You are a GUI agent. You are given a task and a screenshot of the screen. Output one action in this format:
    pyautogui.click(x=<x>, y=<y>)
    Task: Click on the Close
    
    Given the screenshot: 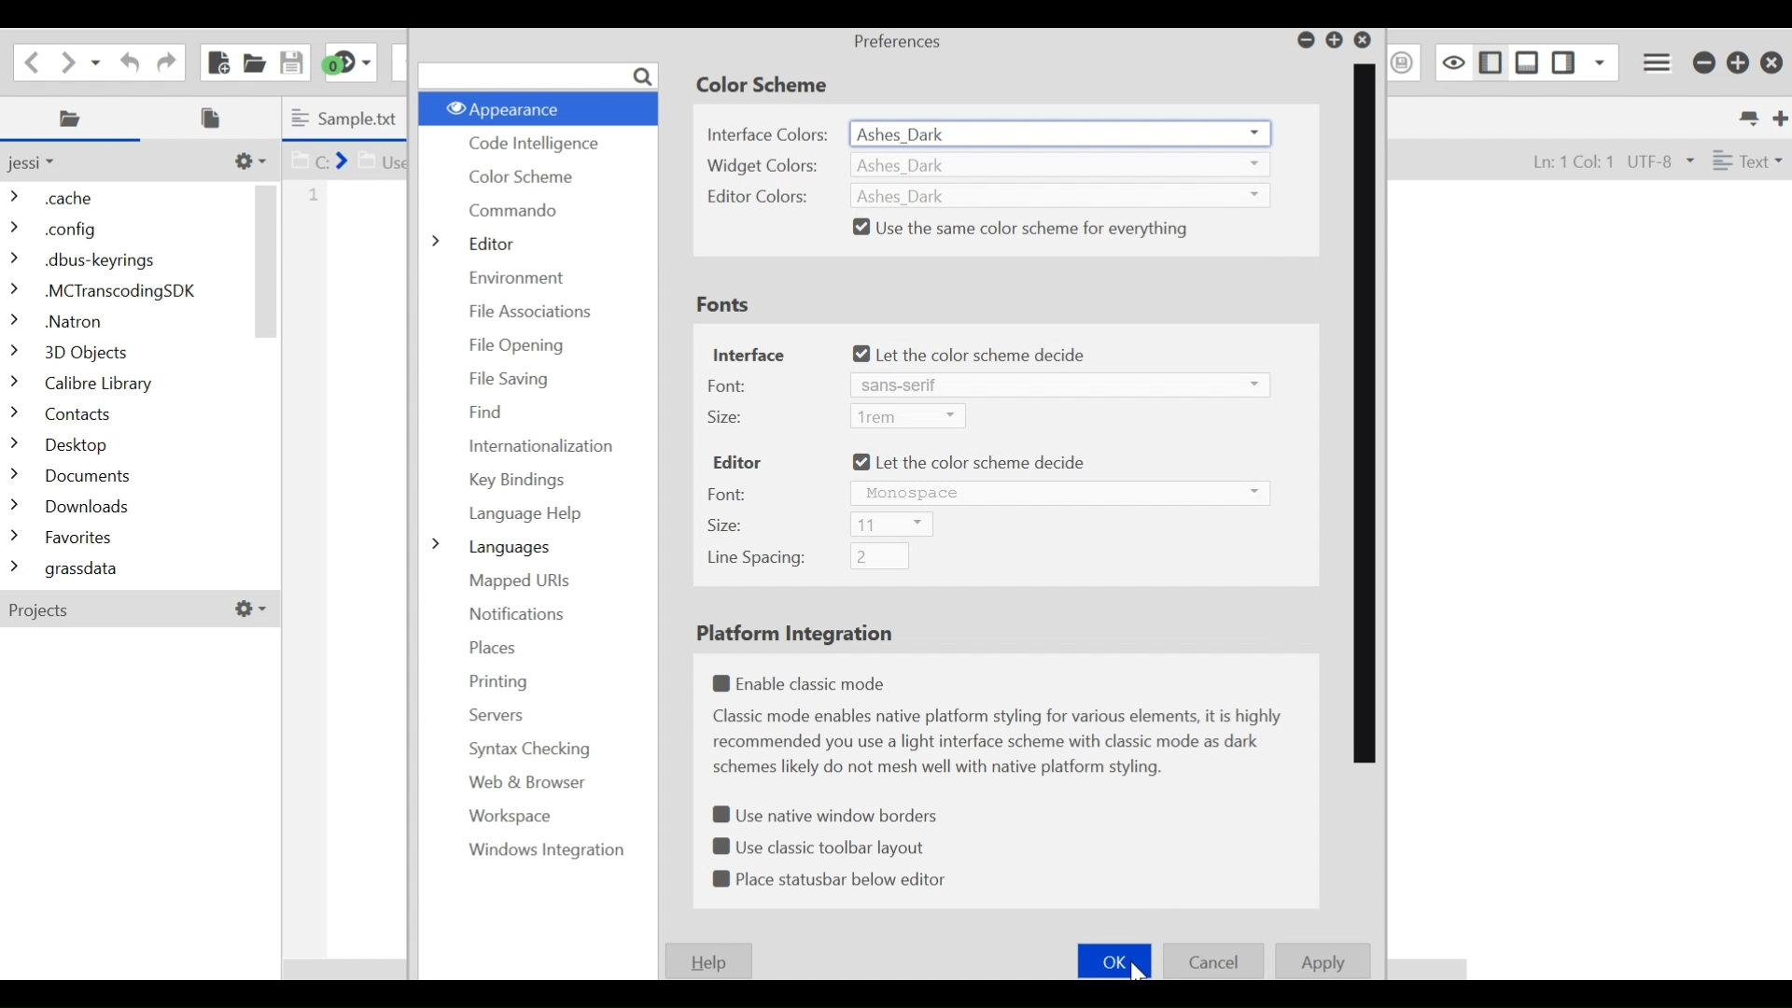 What is the action you would take?
    pyautogui.click(x=1366, y=40)
    